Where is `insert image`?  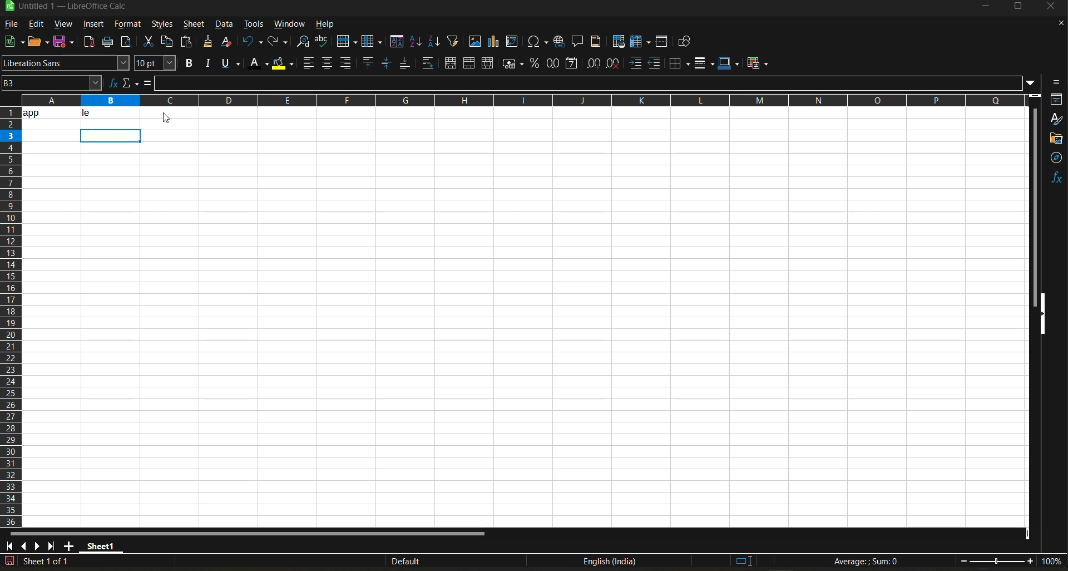
insert image is located at coordinates (474, 41).